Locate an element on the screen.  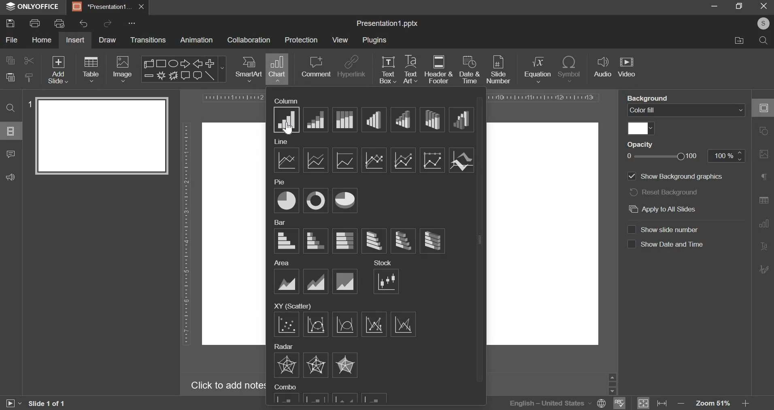
window name is located at coordinates (33, 7).